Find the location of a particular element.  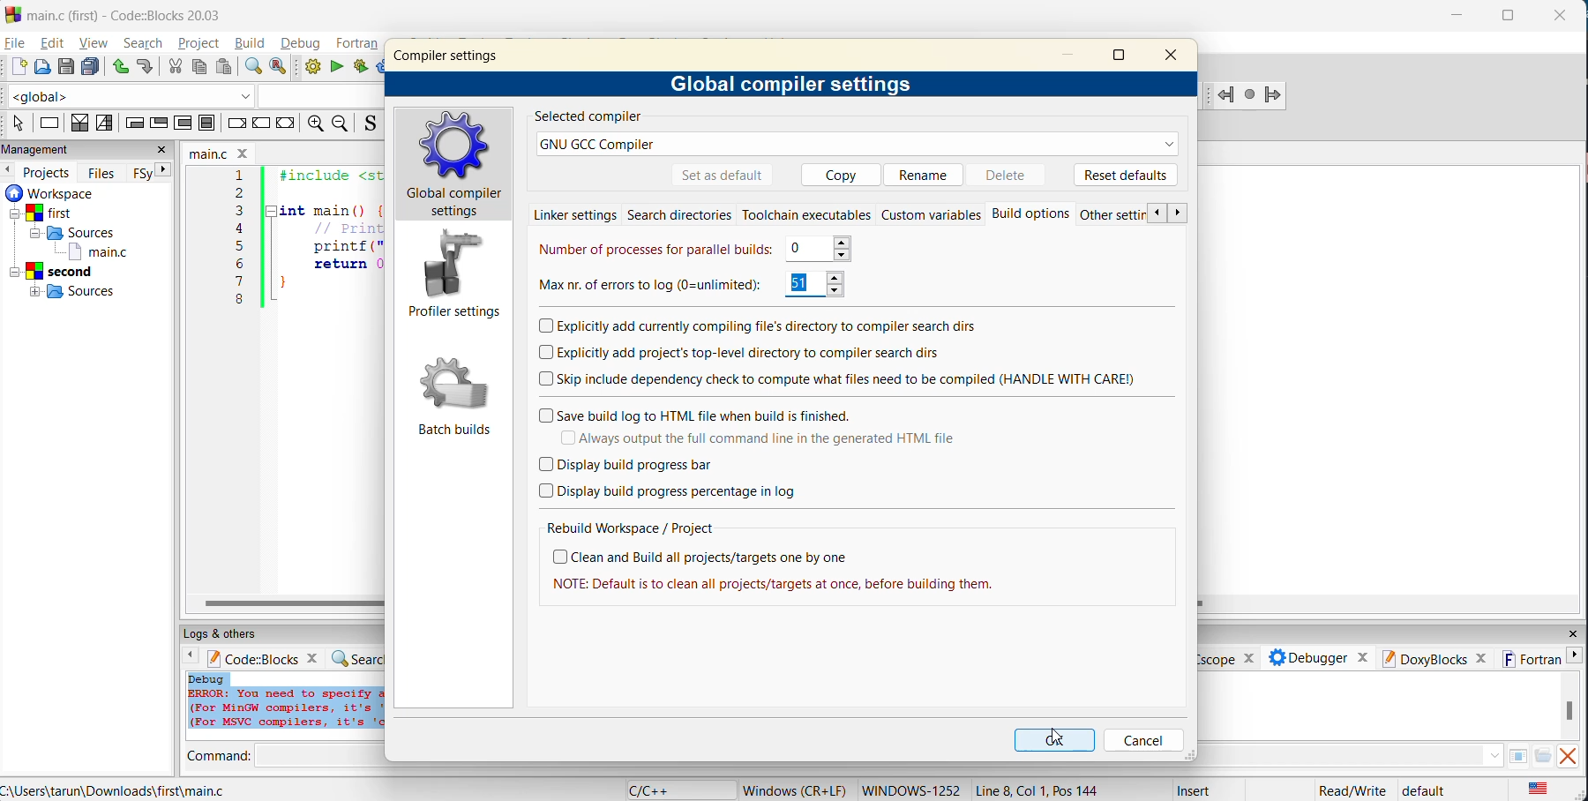

Last jump is located at coordinates (1248, 95).